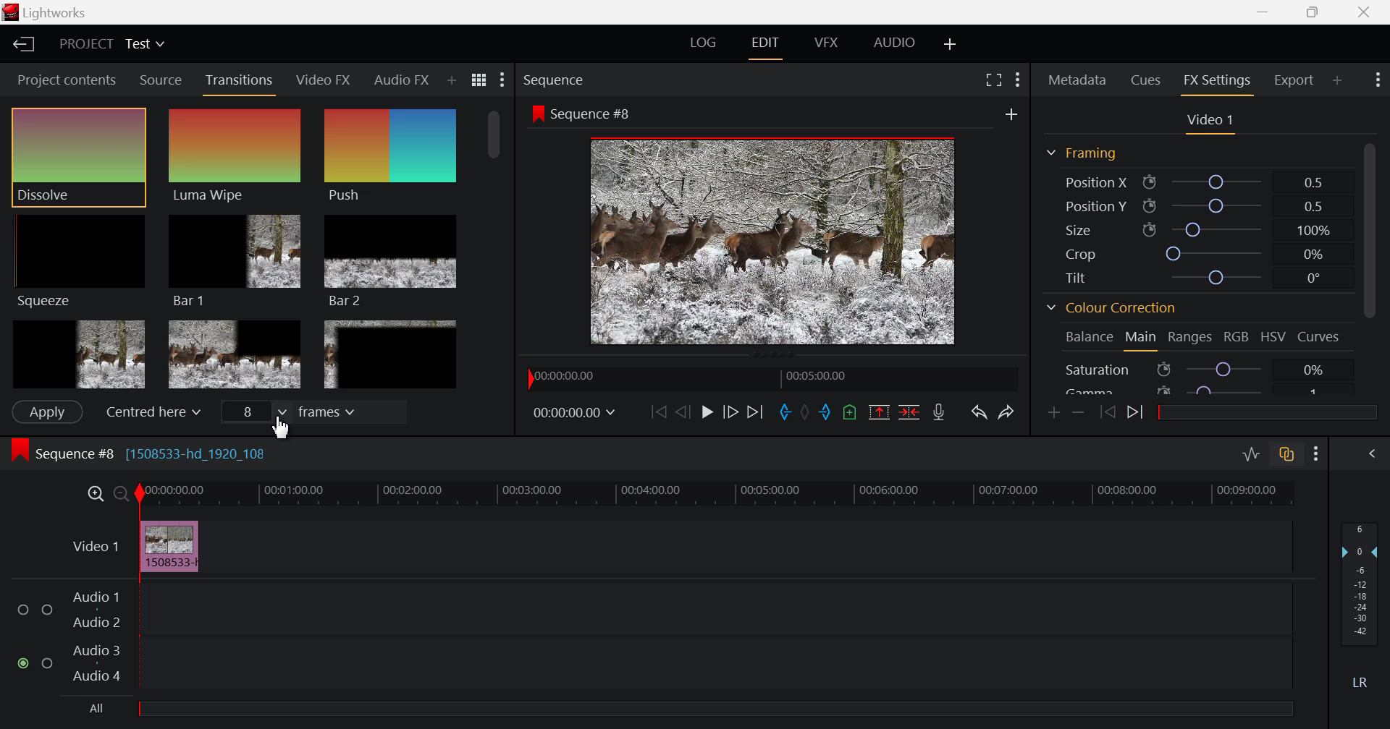 The width and height of the screenshot is (1390, 729). What do you see at coordinates (729, 413) in the screenshot?
I see `Go Forward` at bounding box center [729, 413].